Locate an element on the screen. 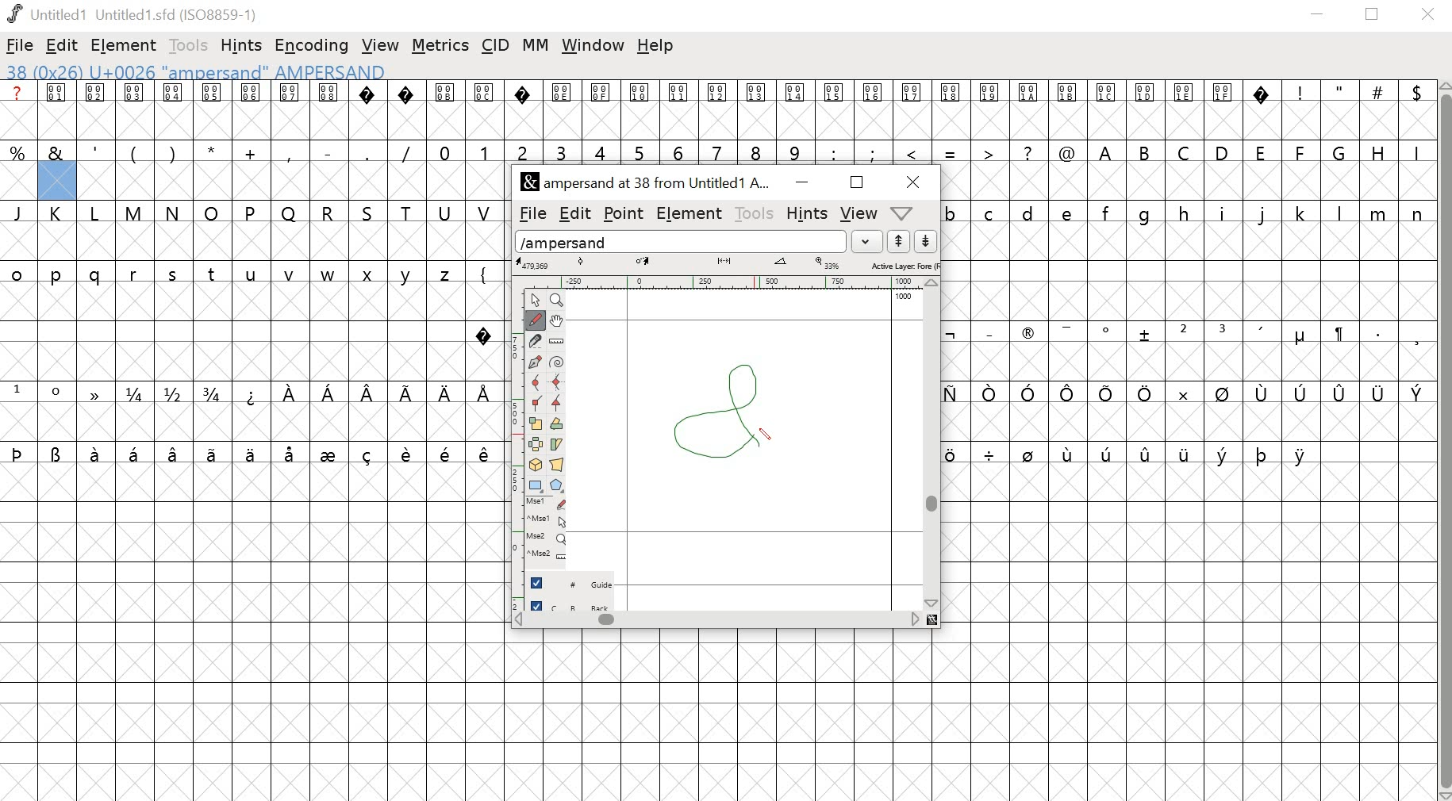  window is located at coordinates (592, 47).